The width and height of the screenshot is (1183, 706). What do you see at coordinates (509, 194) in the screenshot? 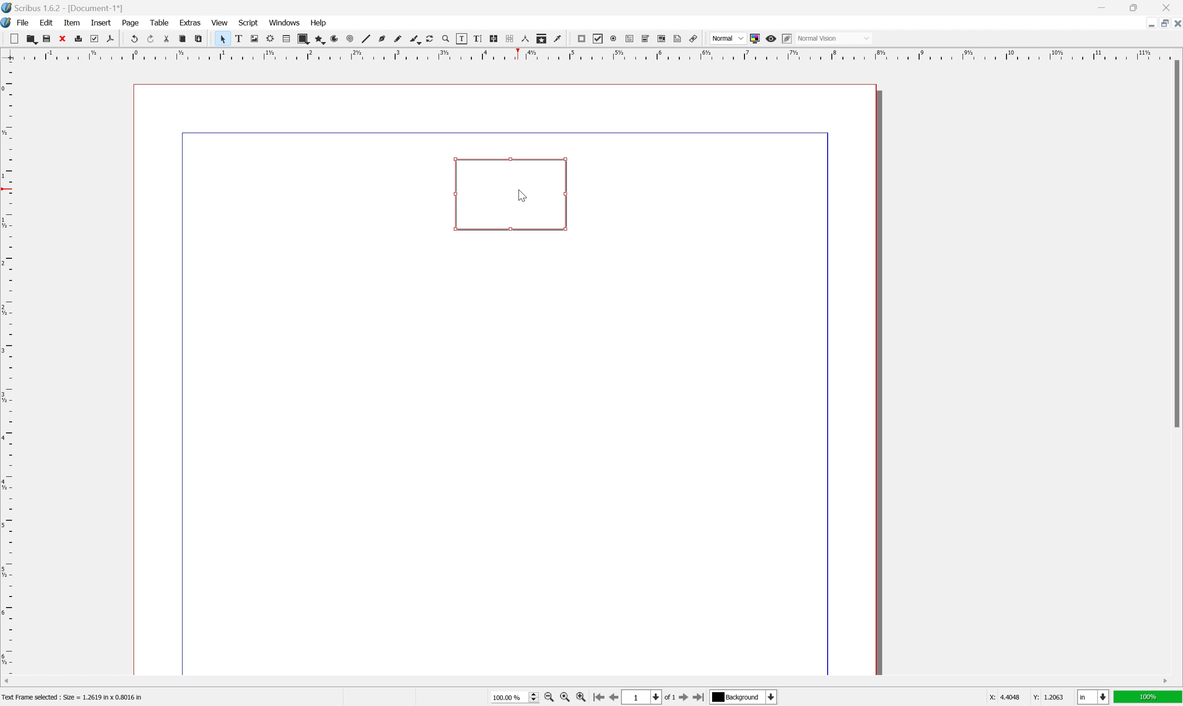
I see `Button` at bounding box center [509, 194].